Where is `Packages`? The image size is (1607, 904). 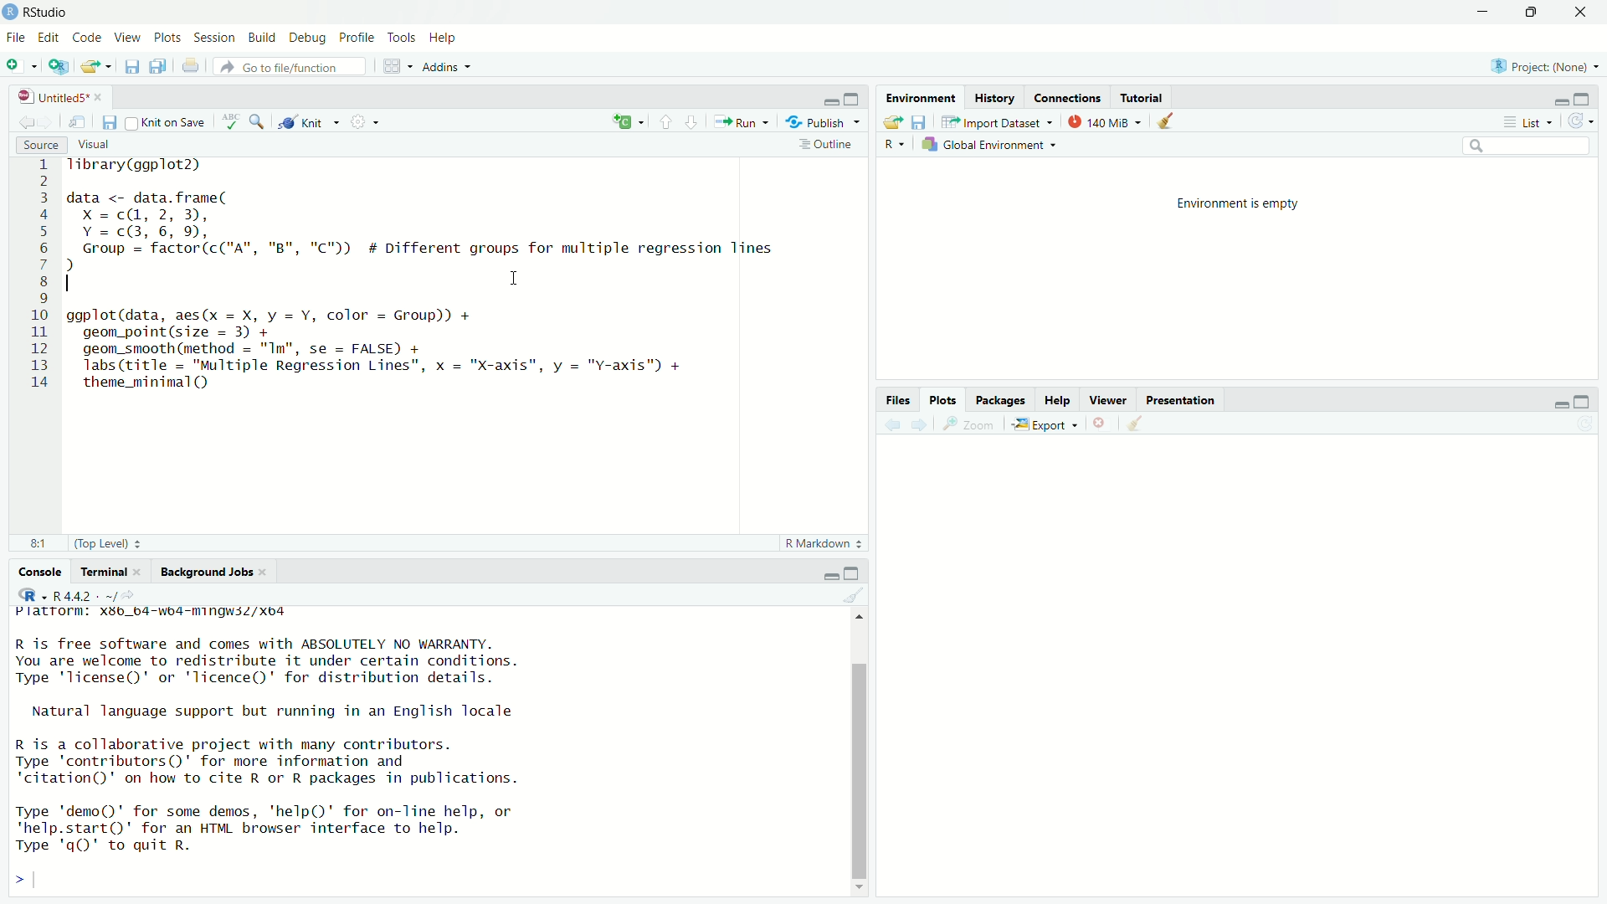 Packages is located at coordinates (1003, 400).